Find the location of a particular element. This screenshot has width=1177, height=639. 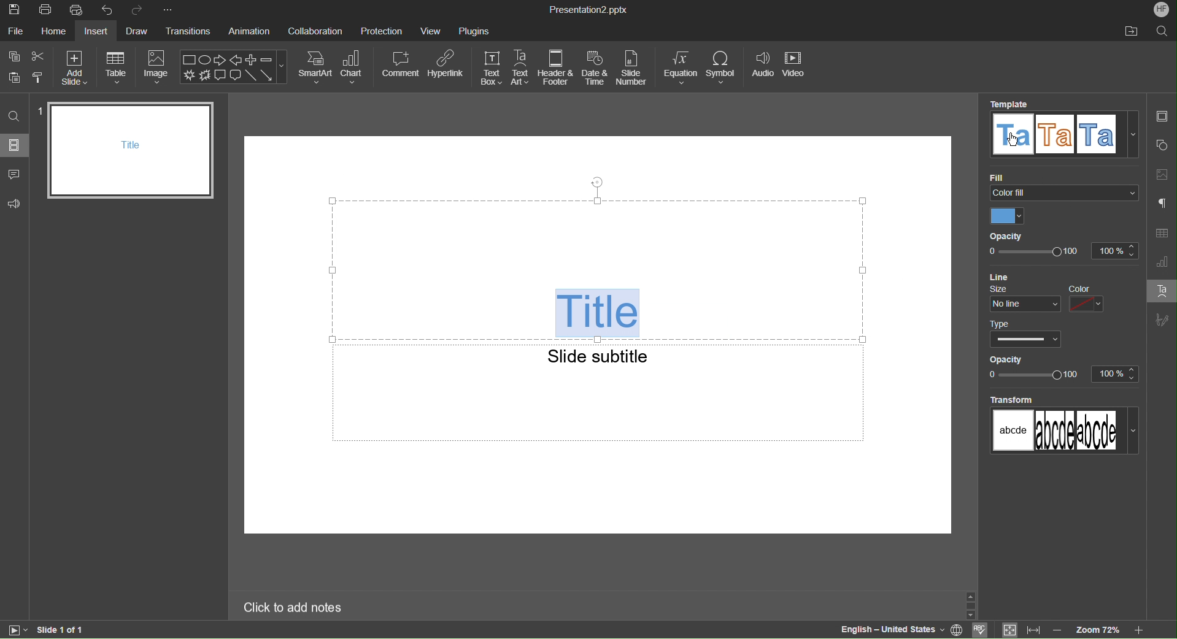

Slide subtitle is located at coordinates (594, 357).